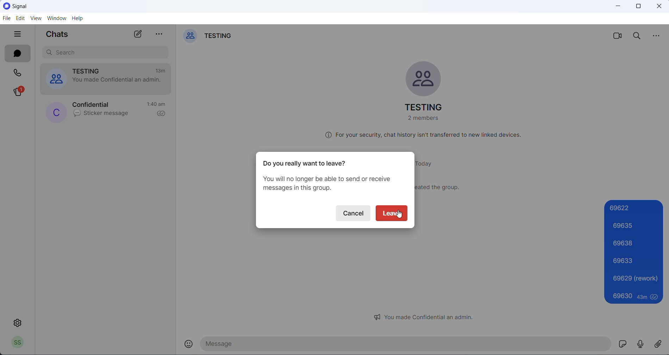 This screenshot has width=669, height=355. Describe the element at coordinates (304, 164) in the screenshot. I see `Do you really want to leave?` at that location.